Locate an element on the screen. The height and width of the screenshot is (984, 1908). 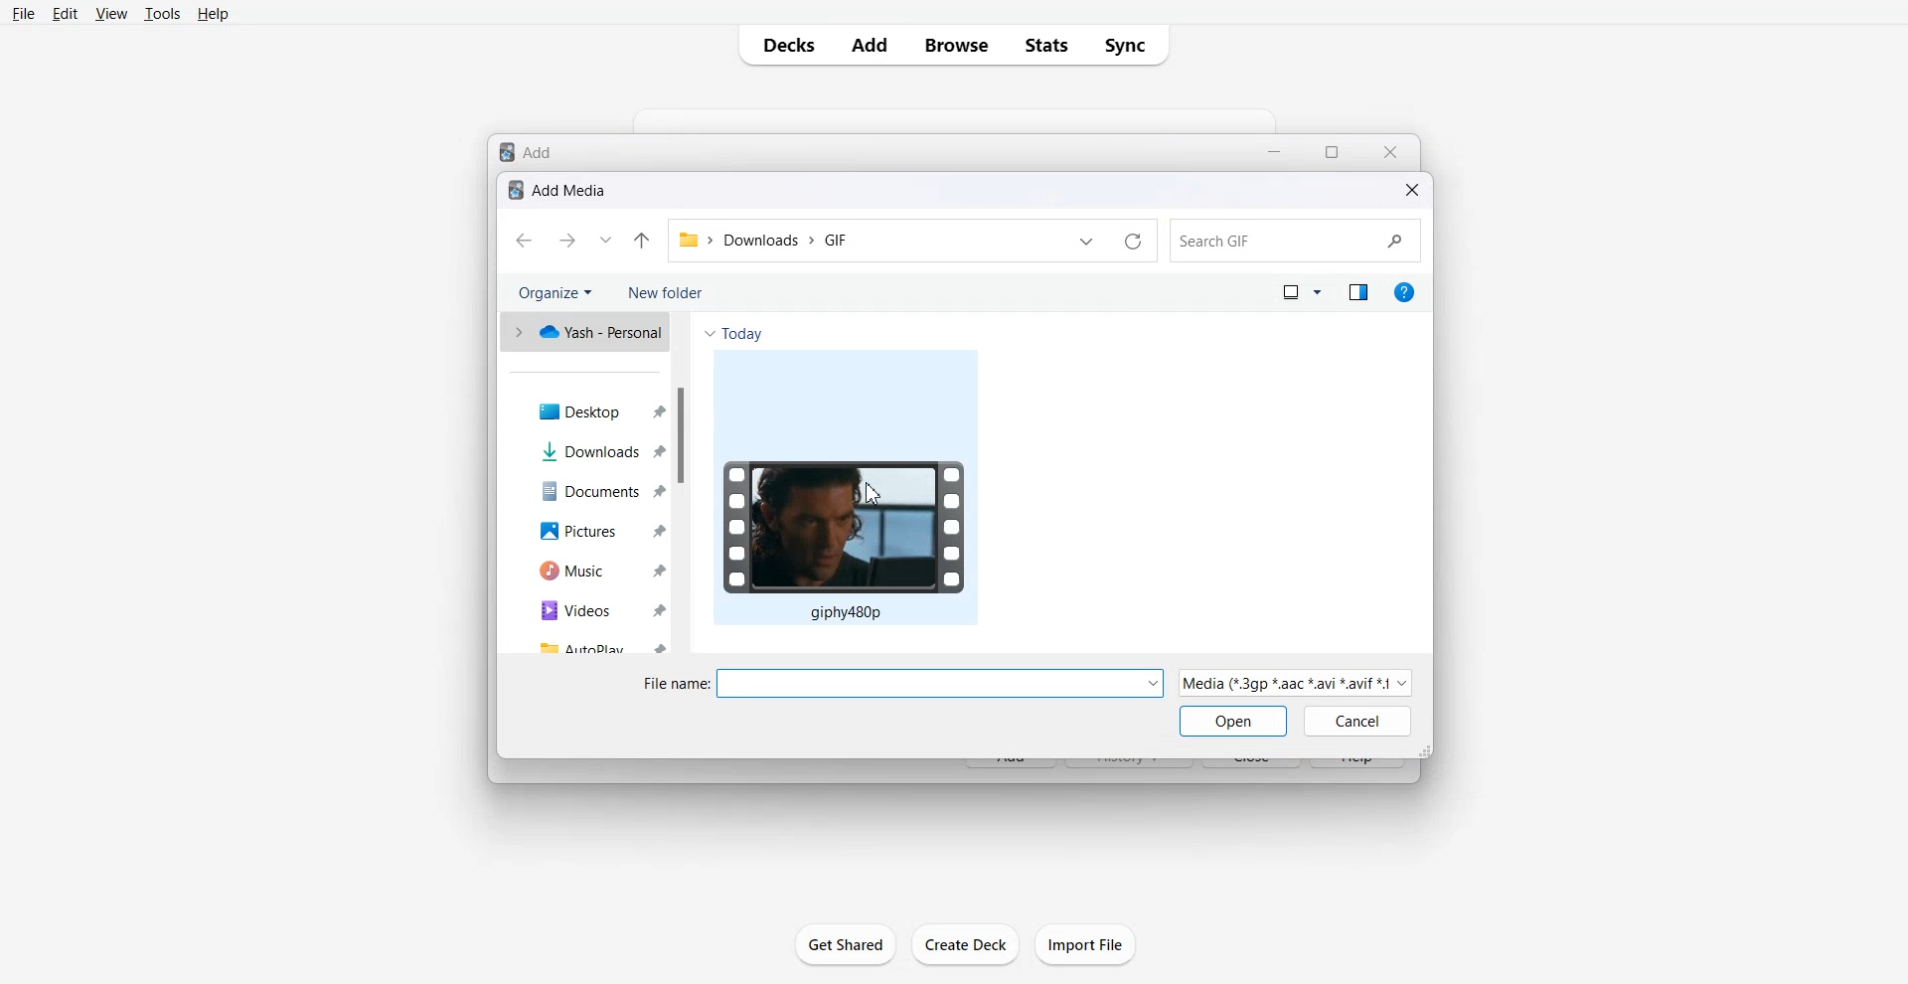
Help is located at coordinates (212, 15).